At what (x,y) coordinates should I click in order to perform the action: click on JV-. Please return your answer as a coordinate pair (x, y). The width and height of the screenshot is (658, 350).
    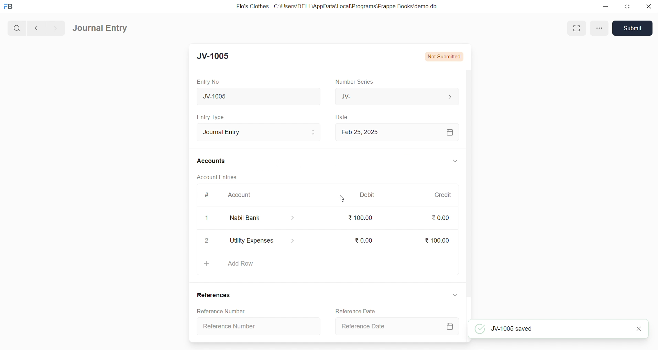
    Looking at the image, I should click on (396, 97).